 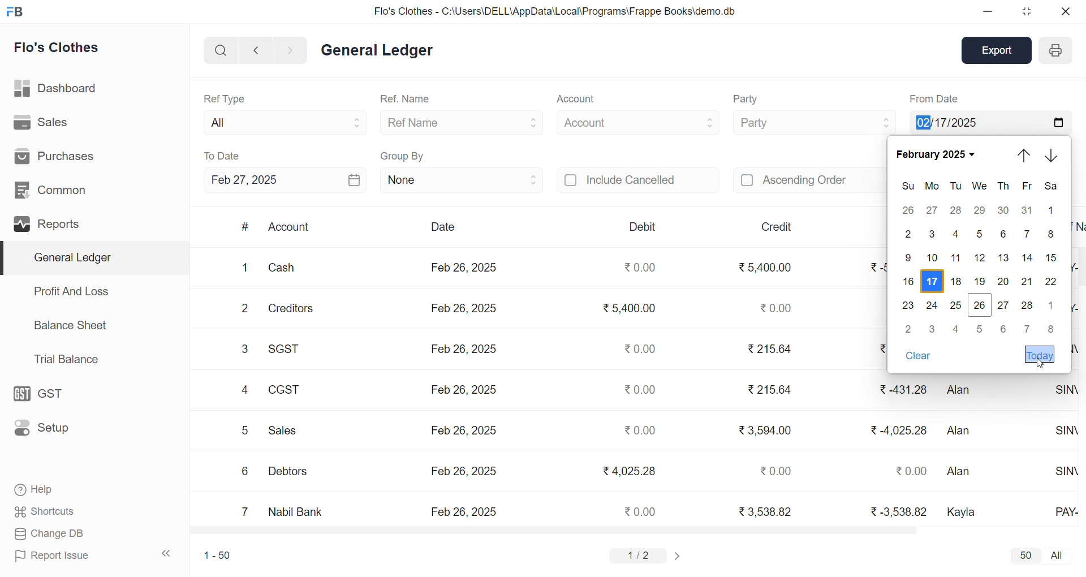 I want to click on ₹ 0.00, so click(x=912, y=471).